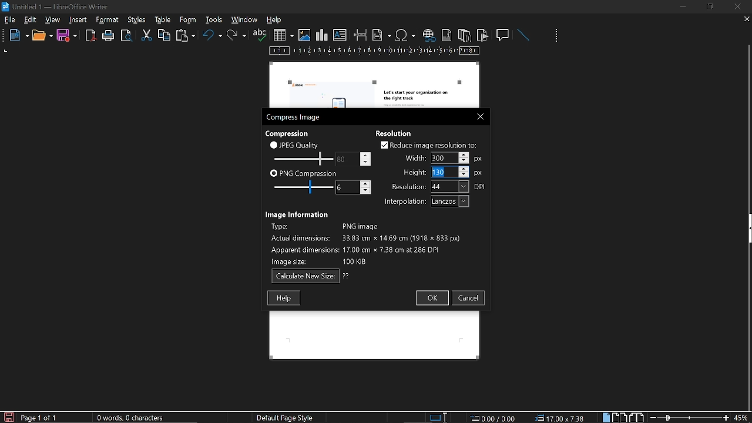 This screenshot has height=423, width=752. What do you see at coordinates (53, 19) in the screenshot?
I see `view` at bounding box center [53, 19].